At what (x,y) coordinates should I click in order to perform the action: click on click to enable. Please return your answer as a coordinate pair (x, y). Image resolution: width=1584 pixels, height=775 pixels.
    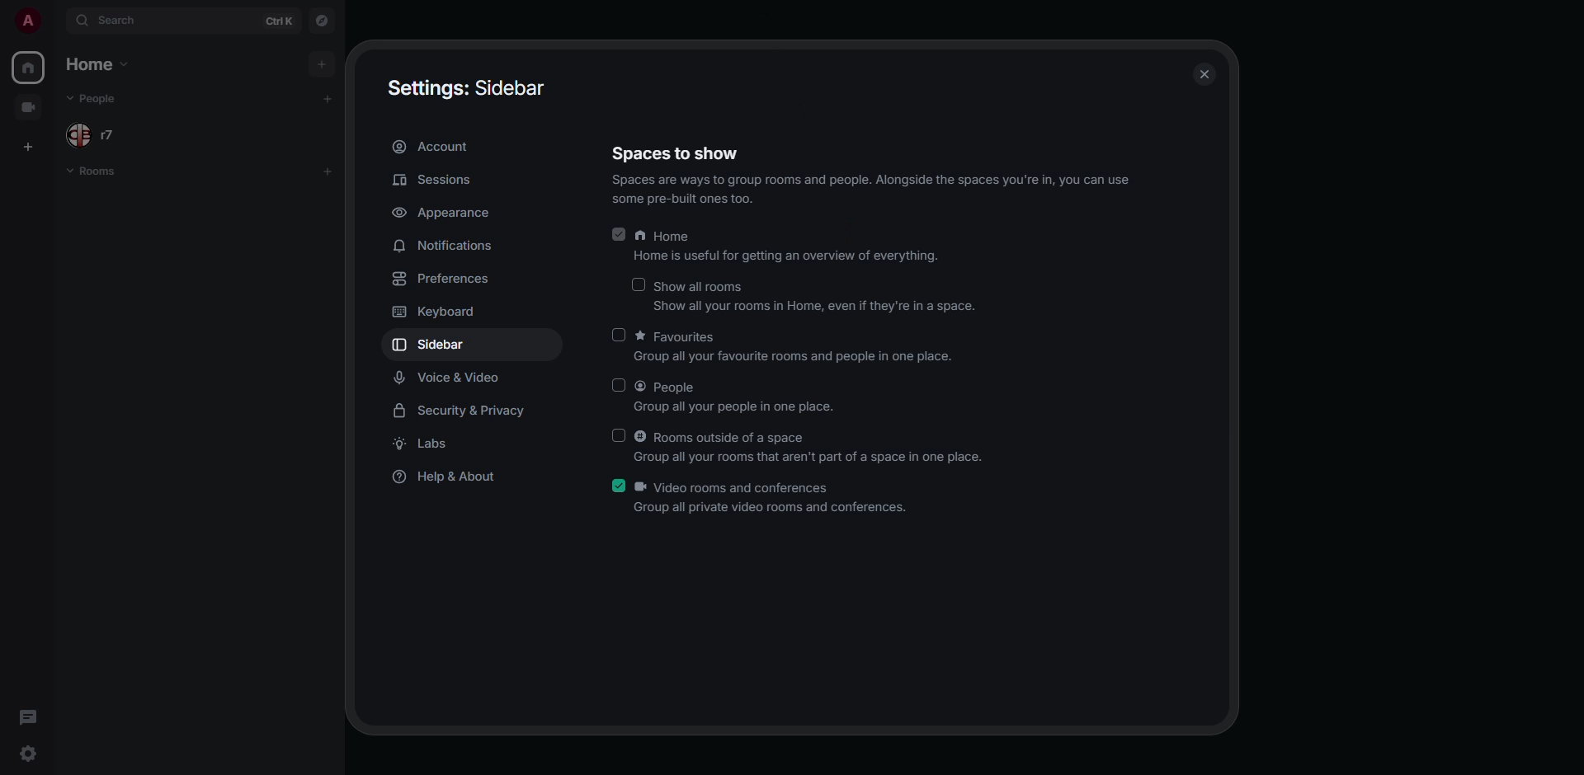
    Looking at the image, I should click on (620, 333).